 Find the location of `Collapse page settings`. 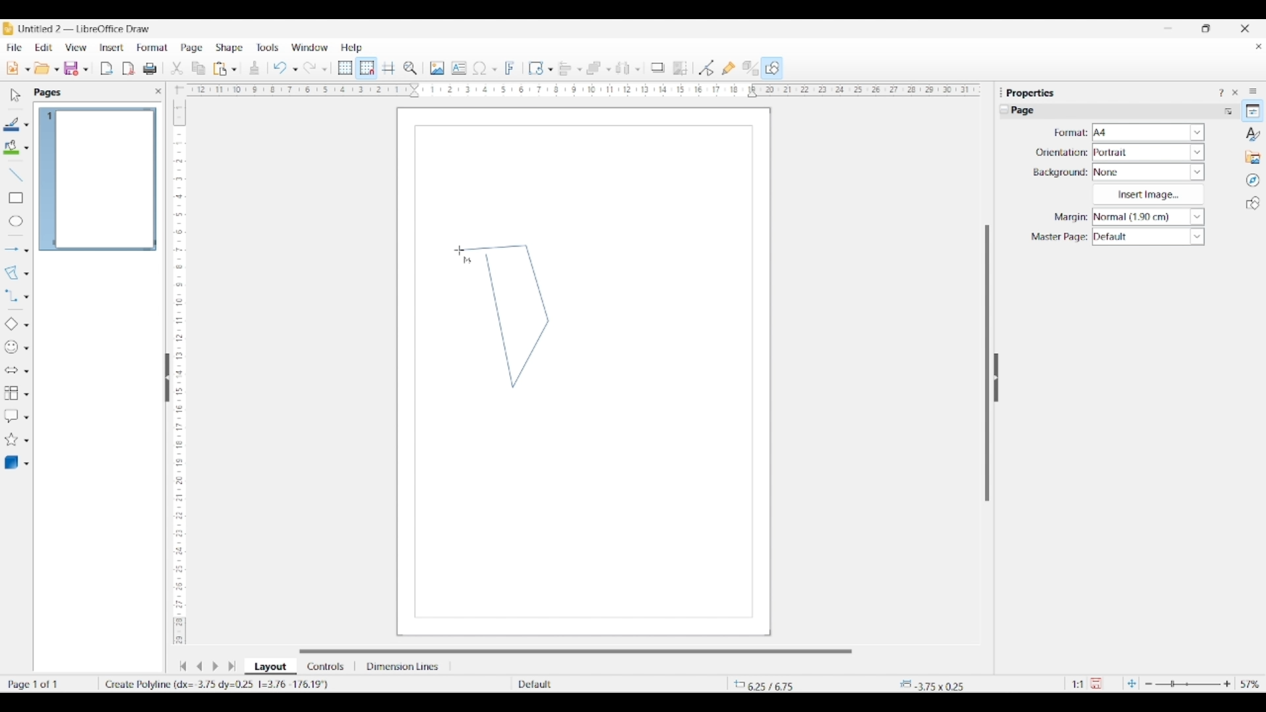

Collapse page settings is located at coordinates (1004, 109).